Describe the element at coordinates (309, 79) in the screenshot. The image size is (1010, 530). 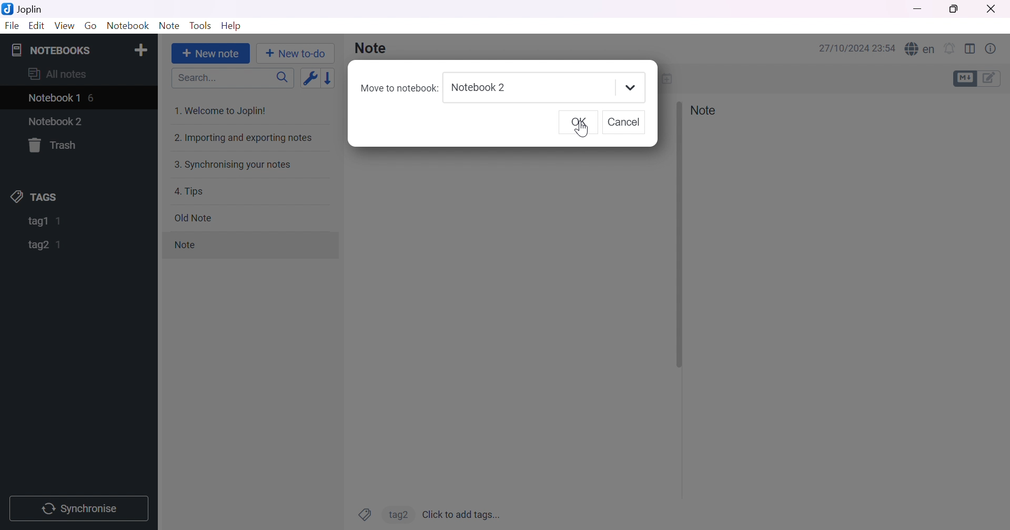
I see `Toggle sort order field: updated date -> created date` at that location.